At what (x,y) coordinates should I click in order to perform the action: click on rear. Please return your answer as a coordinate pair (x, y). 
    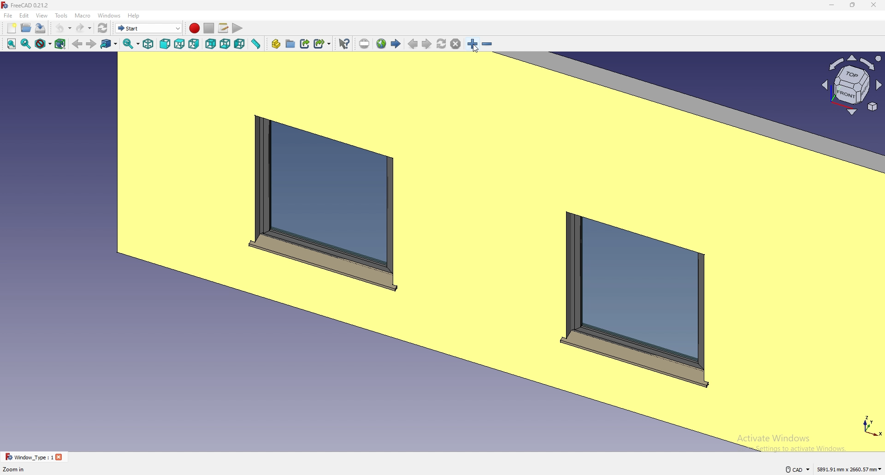
    Looking at the image, I should click on (210, 44).